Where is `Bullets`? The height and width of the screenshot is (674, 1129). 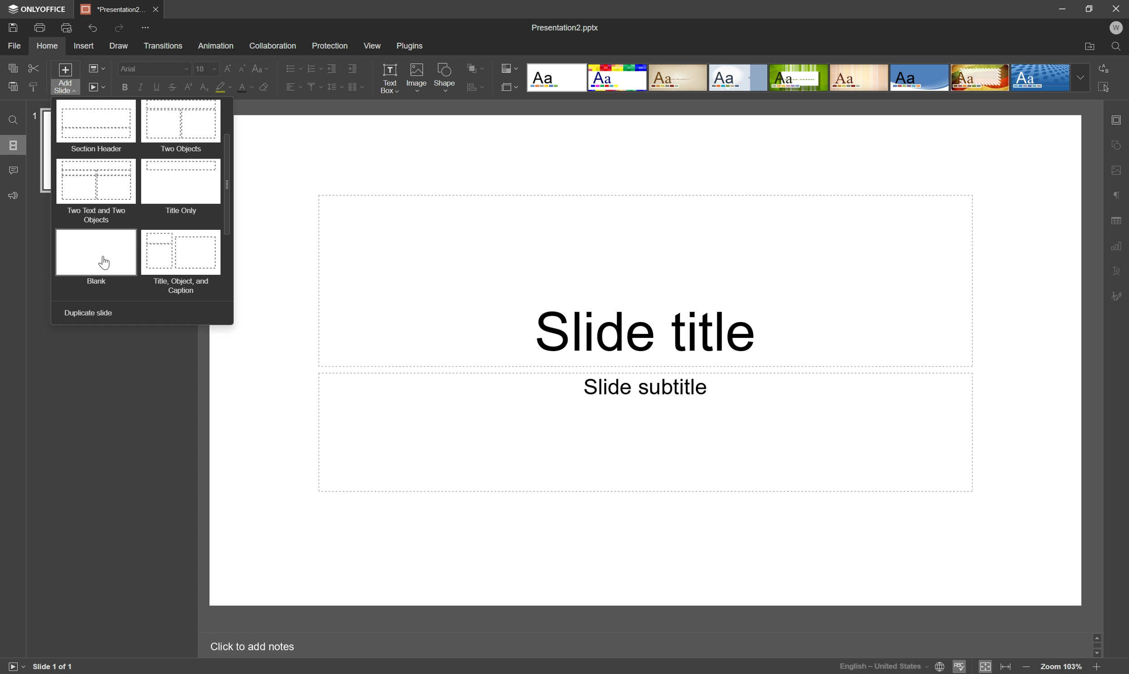 Bullets is located at coordinates (291, 66).